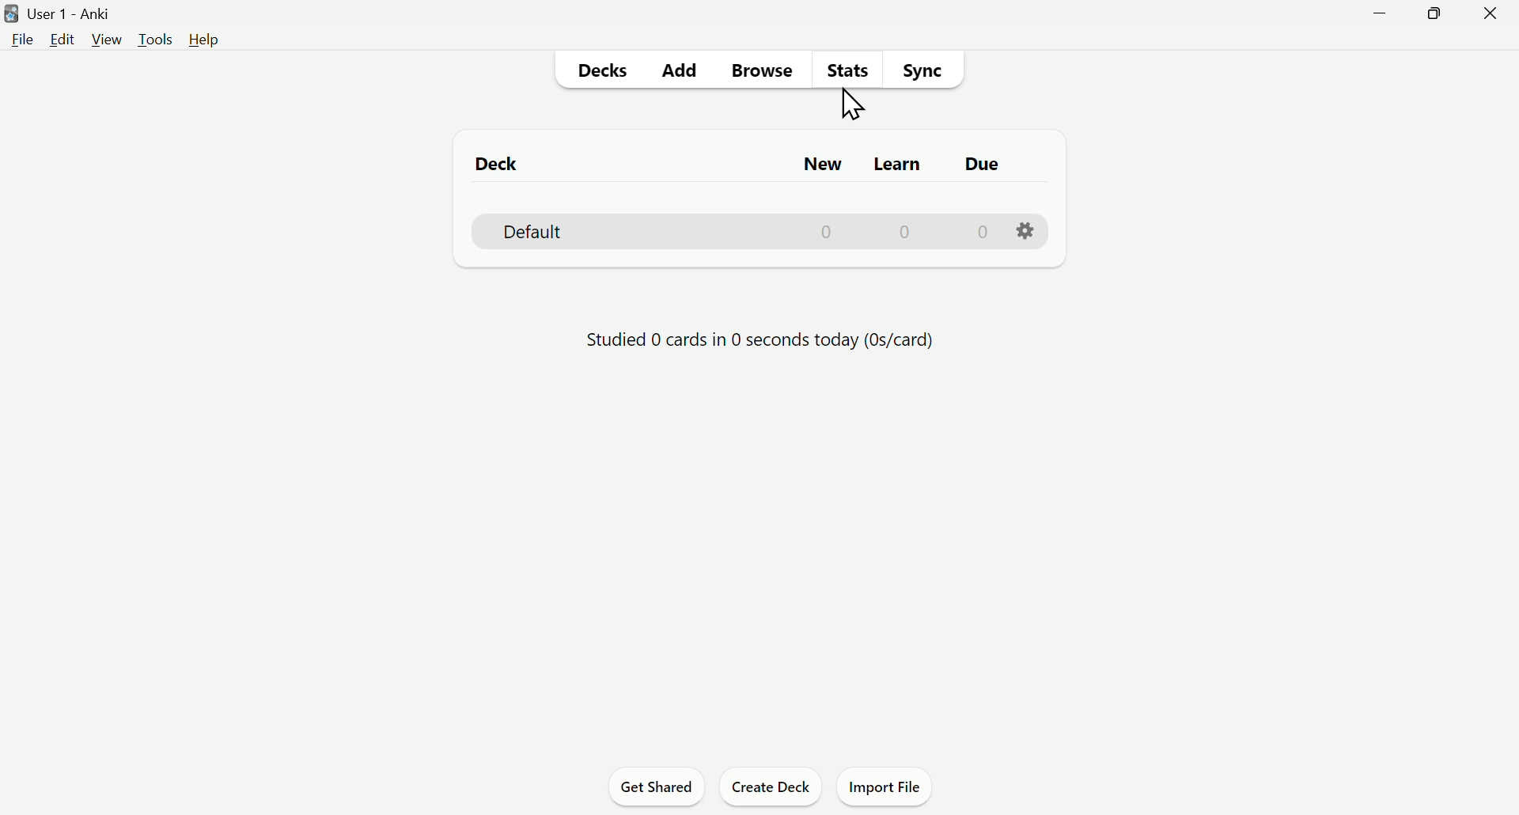 Image resolution: width=1519 pixels, height=815 pixels. I want to click on Maximize, so click(1444, 21).